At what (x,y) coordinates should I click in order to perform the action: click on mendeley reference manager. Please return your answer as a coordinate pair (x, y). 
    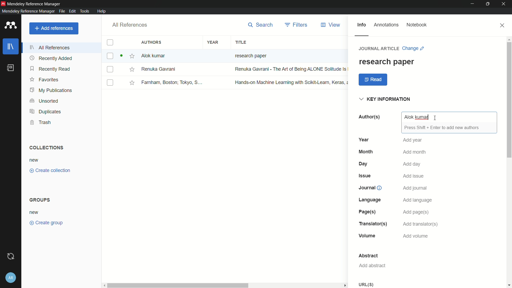
    Looking at the image, I should click on (28, 11).